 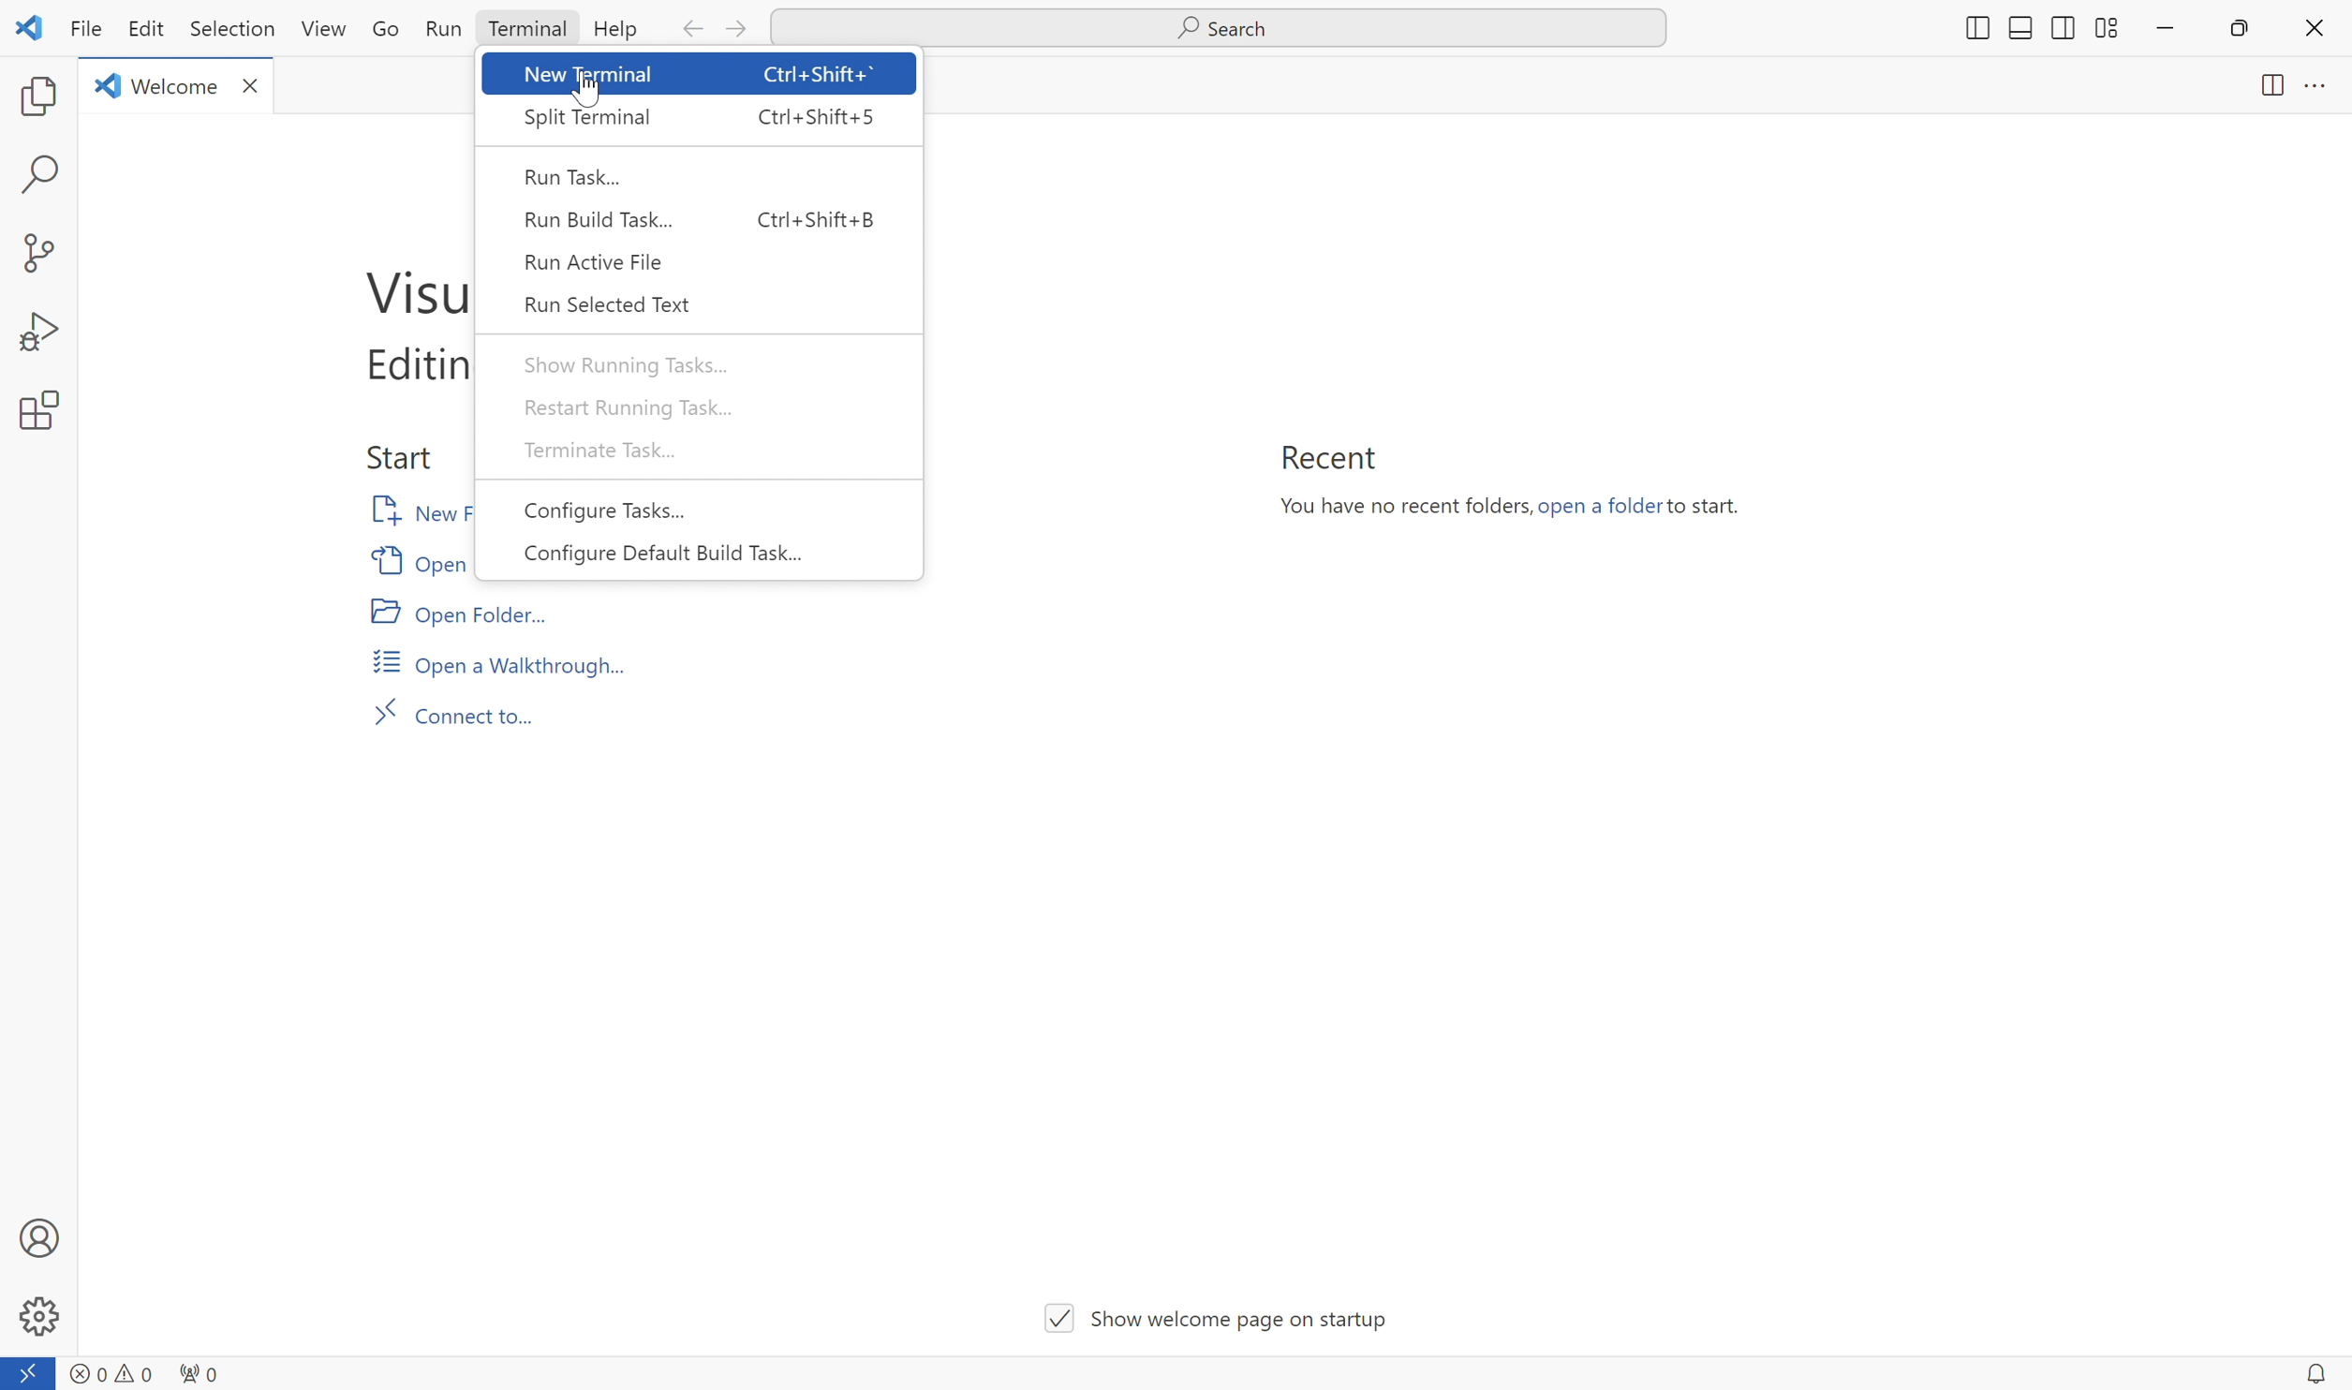 What do you see at coordinates (326, 28) in the screenshot?
I see `View` at bounding box center [326, 28].